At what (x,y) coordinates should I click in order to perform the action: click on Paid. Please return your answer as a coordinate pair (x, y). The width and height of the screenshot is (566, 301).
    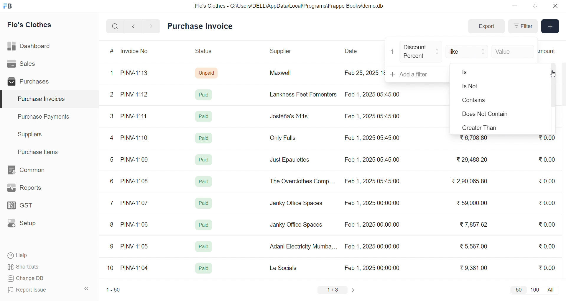
    Looking at the image, I should click on (204, 181).